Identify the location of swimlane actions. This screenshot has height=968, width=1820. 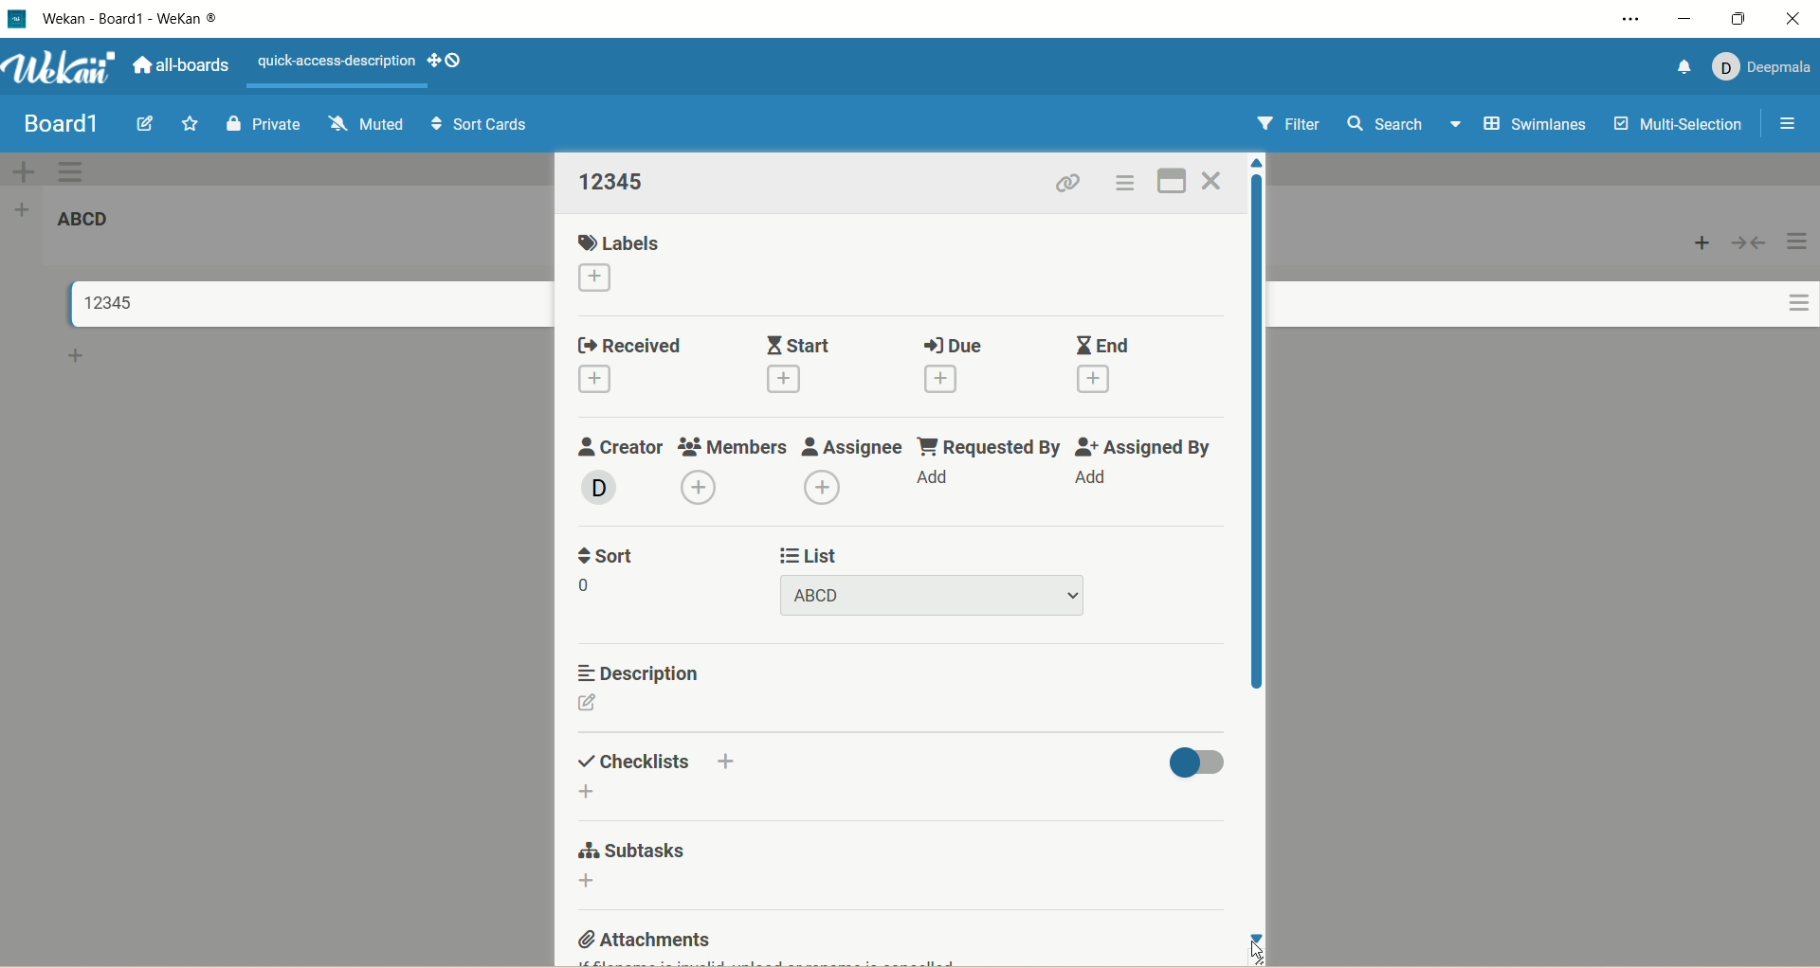
(72, 172).